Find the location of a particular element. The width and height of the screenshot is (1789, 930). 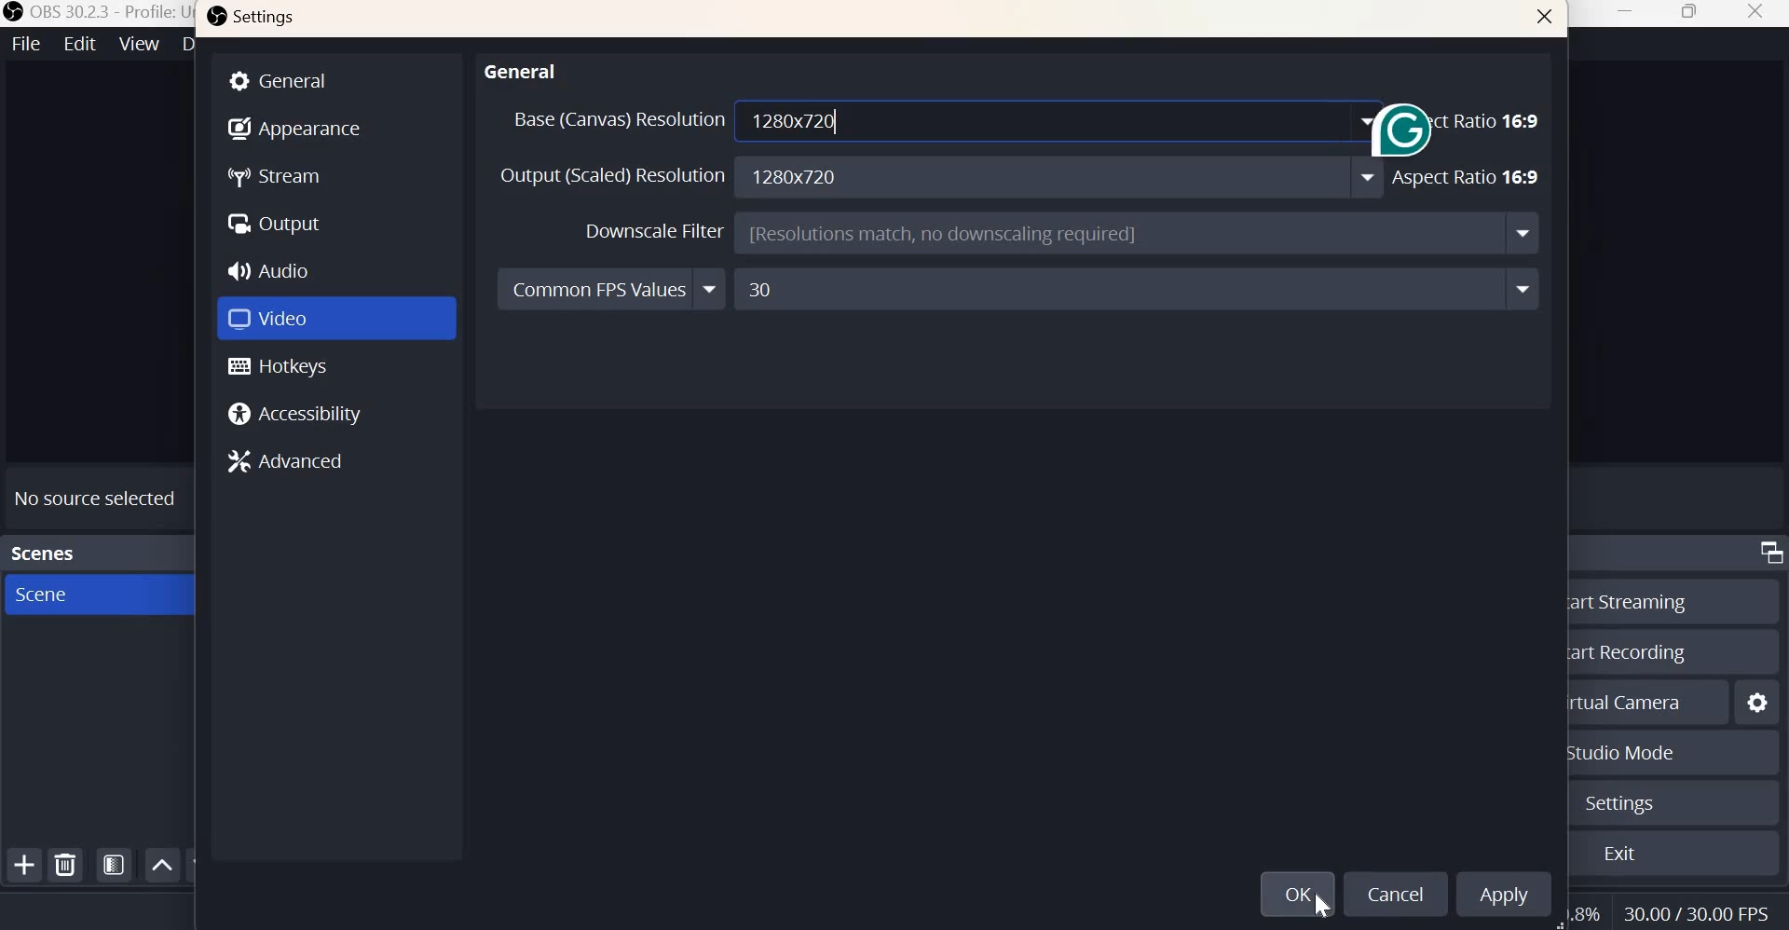

grammarly is located at coordinates (1401, 147).